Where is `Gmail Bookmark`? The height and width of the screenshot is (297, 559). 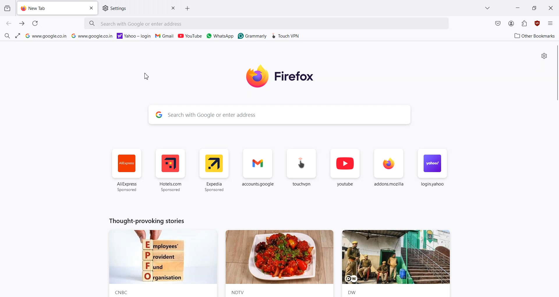 Gmail Bookmark is located at coordinates (165, 36).